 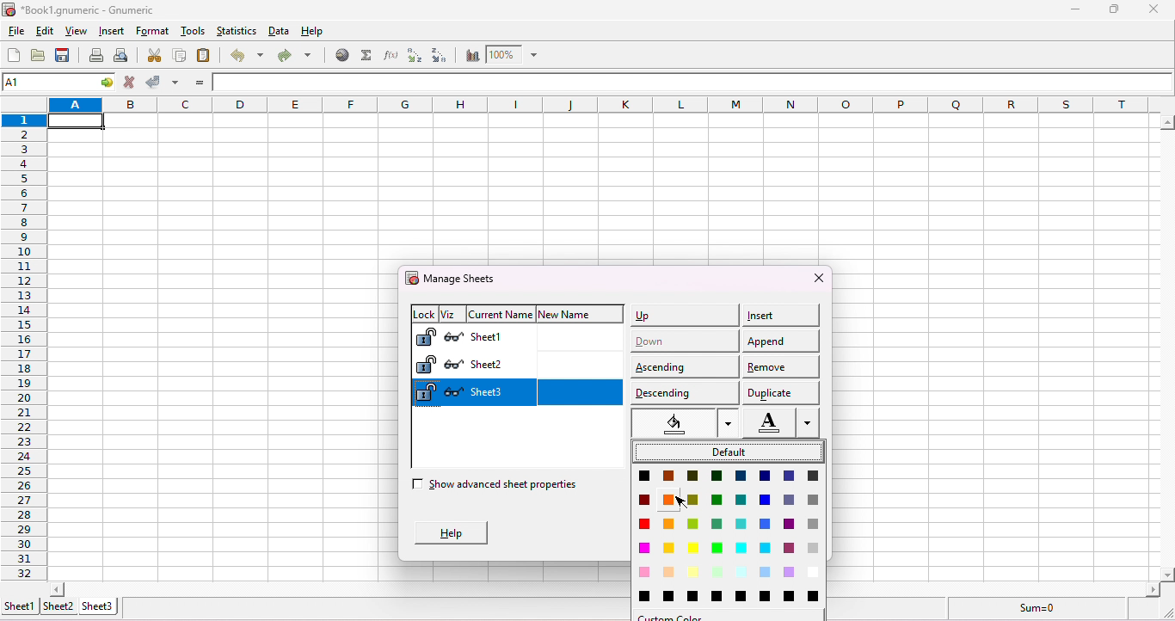 I want to click on *Book1.gnumeric - numeric, so click(x=85, y=10).